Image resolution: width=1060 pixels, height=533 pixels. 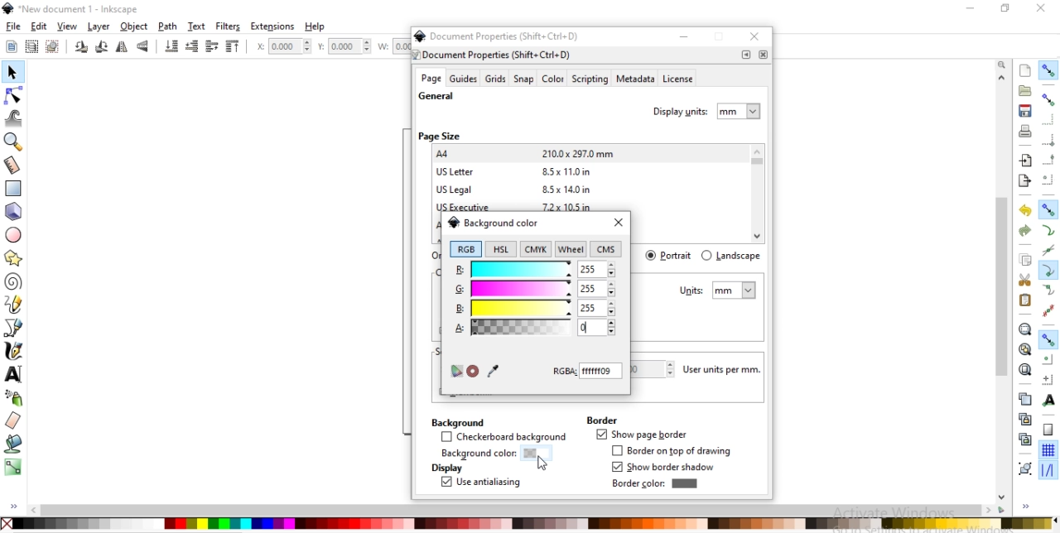 What do you see at coordinates (589, 79) in the screenshot?
I see `scripting` at bounding box center [589, 79].